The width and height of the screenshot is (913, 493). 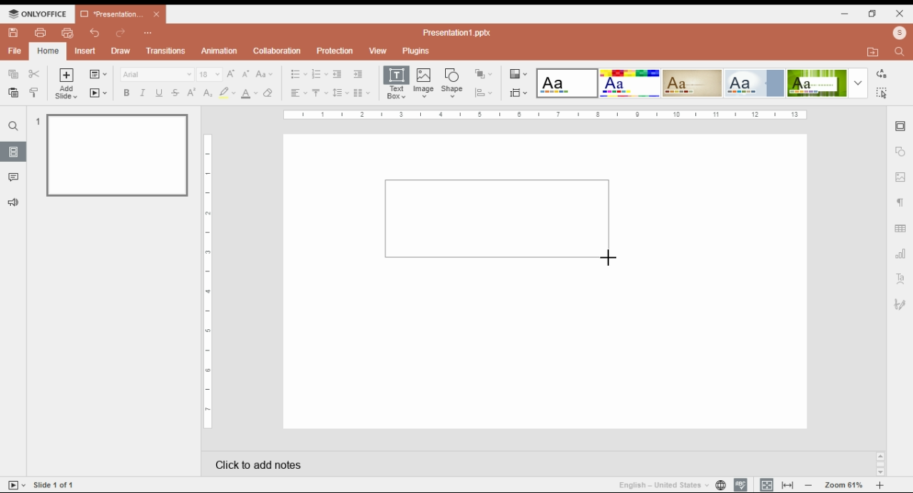 I want to click on customize quick access, so click(x=149, y=33).